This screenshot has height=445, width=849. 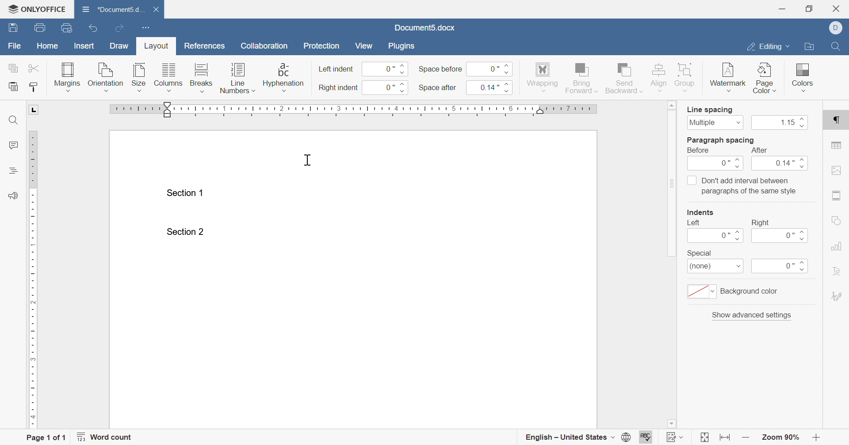 I want to click on ruler, so click(x=34, y=280).